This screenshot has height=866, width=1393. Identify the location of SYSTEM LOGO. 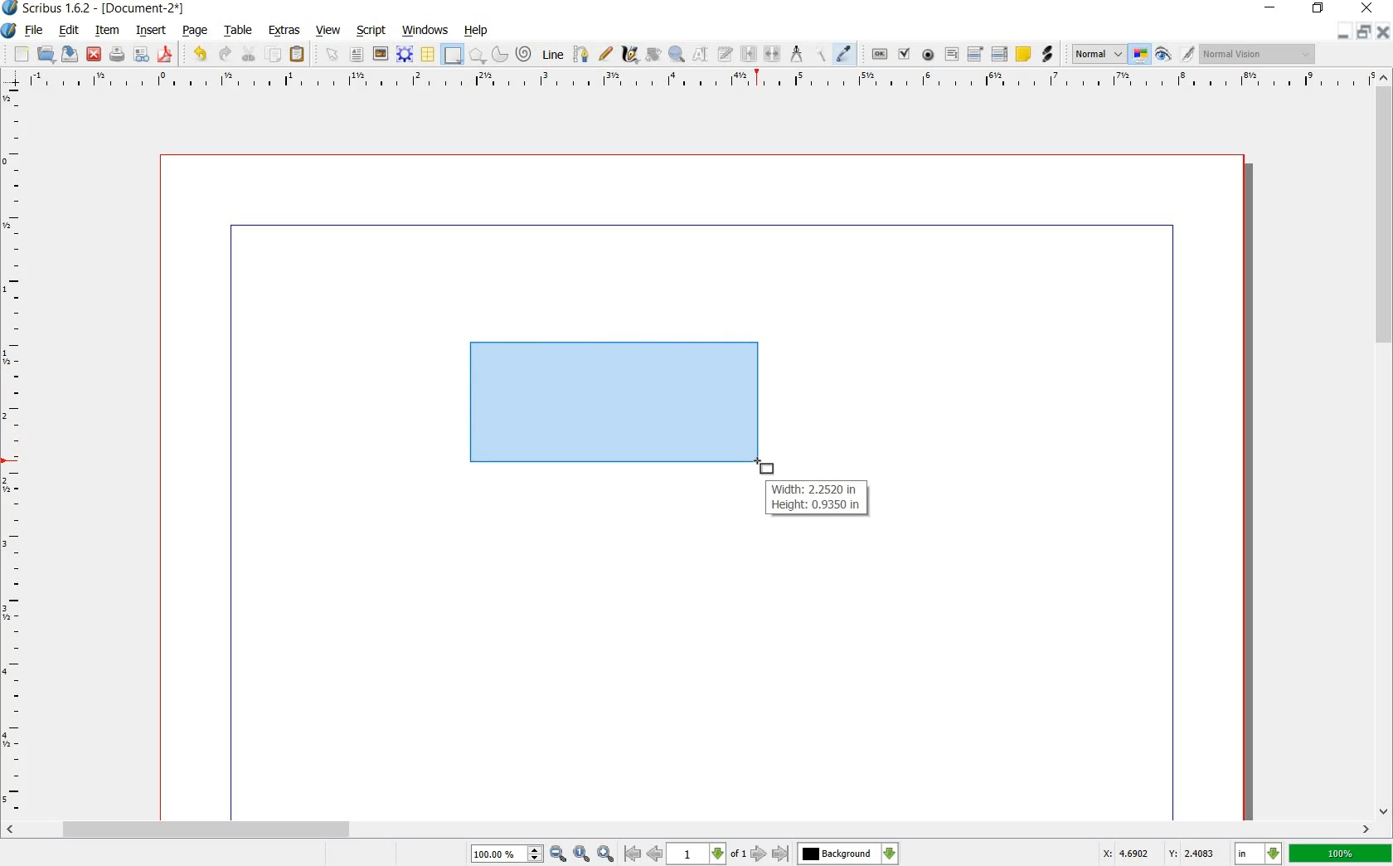
(10, 29).